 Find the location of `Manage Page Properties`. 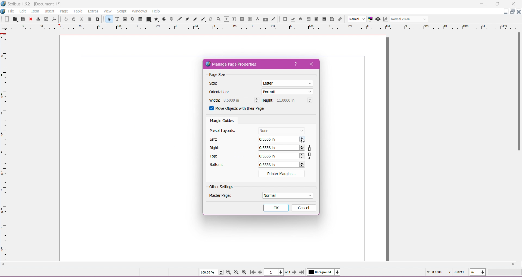

Manage Page Properties is located at coordinates (235, 65).